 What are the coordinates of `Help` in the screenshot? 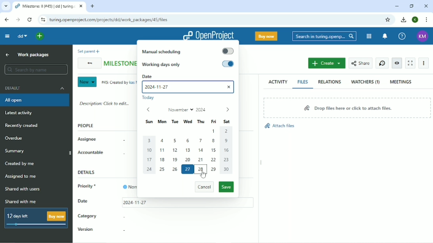 It's located at (402, 36).